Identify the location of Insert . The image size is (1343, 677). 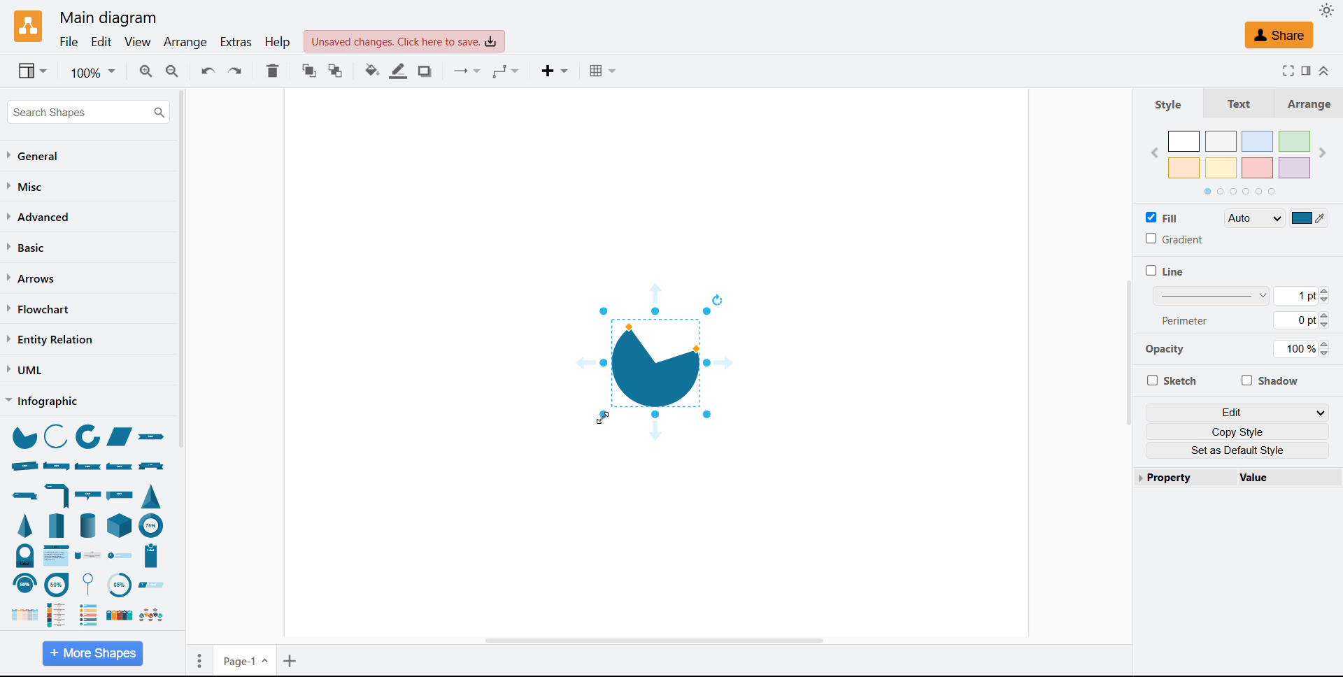
(557, 72).